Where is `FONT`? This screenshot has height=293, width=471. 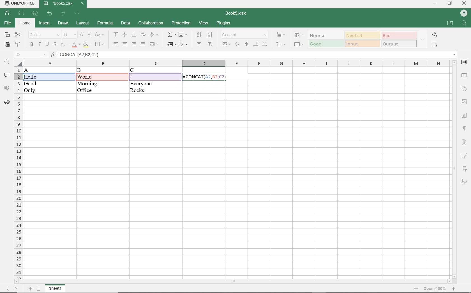 FONT is located at coordinates (44, 35).